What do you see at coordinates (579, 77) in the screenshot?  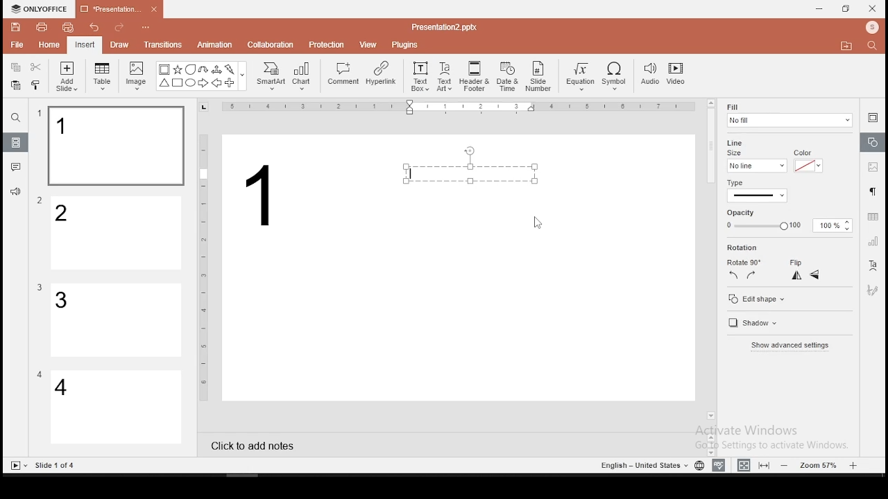 I see `equation` at bounding box center [579, 77].